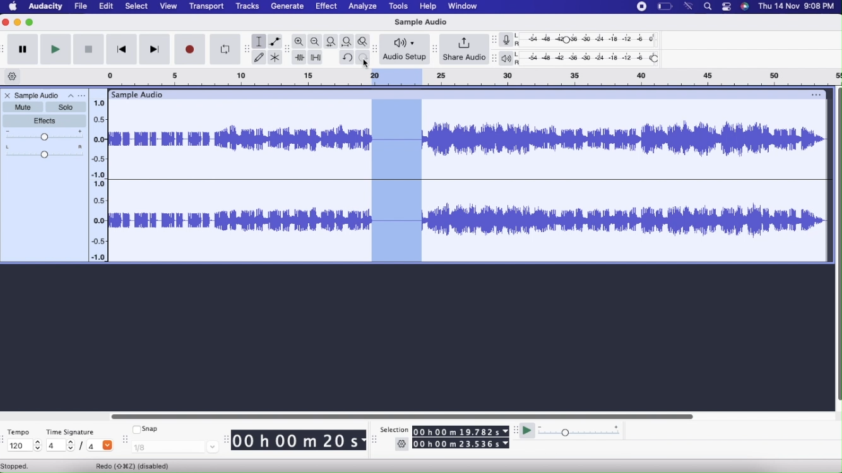  I want to click on Redo, so click(363, 57).